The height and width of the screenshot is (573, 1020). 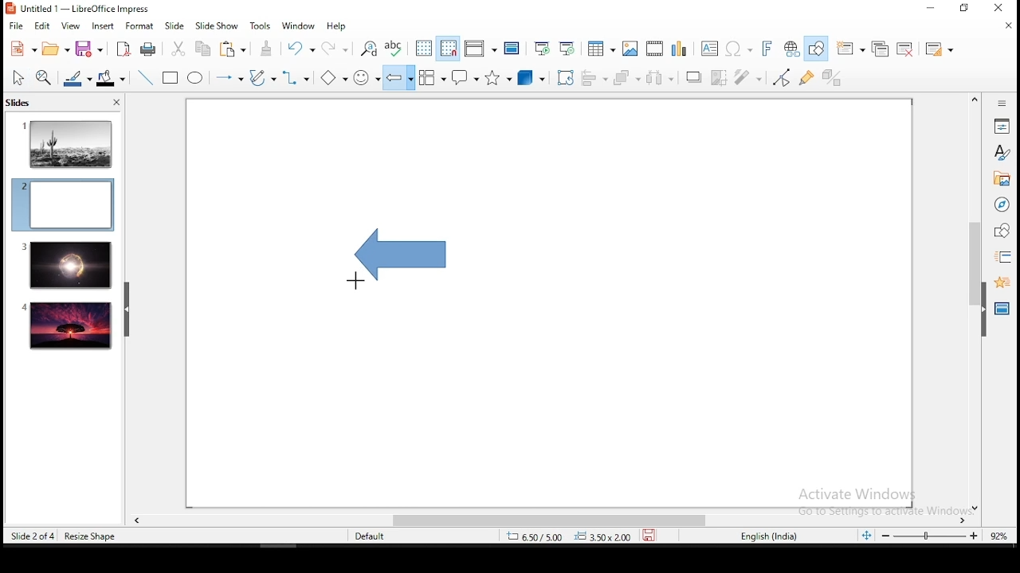 What do you see at coordinates (810, 77) in the screenshot?
I see `show gluepoint functions` at bounding box center [810, 77].